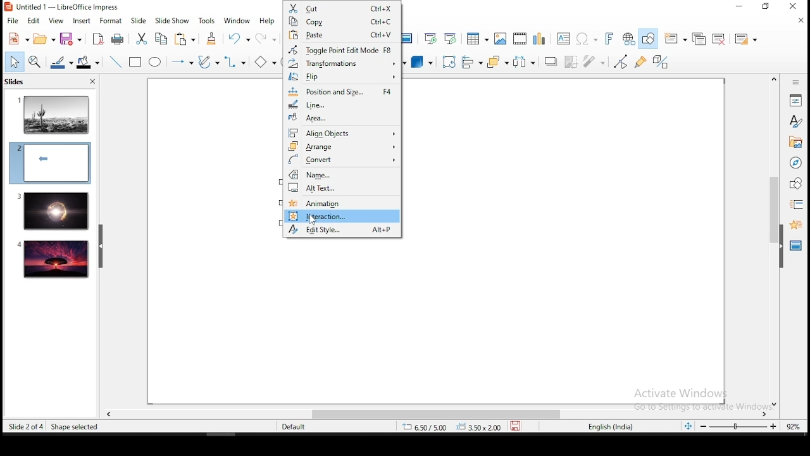 Image resolution: width=810 pixels, height=456 pixels. Describe the element at coordinates (551, 60) in the screenshot. I see `shadow` at that location.